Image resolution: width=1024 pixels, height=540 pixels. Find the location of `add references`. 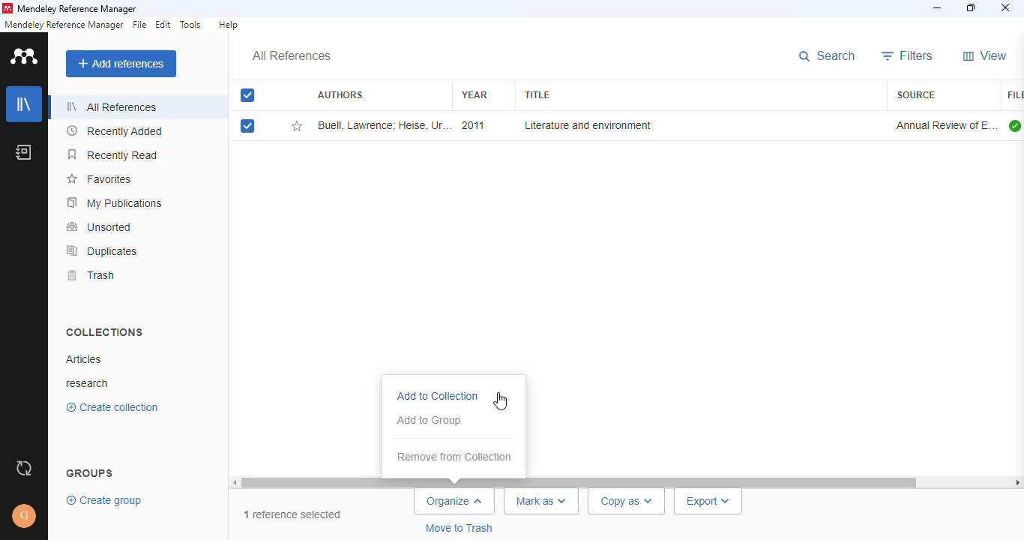

add references is located at coordinates (121, 64).